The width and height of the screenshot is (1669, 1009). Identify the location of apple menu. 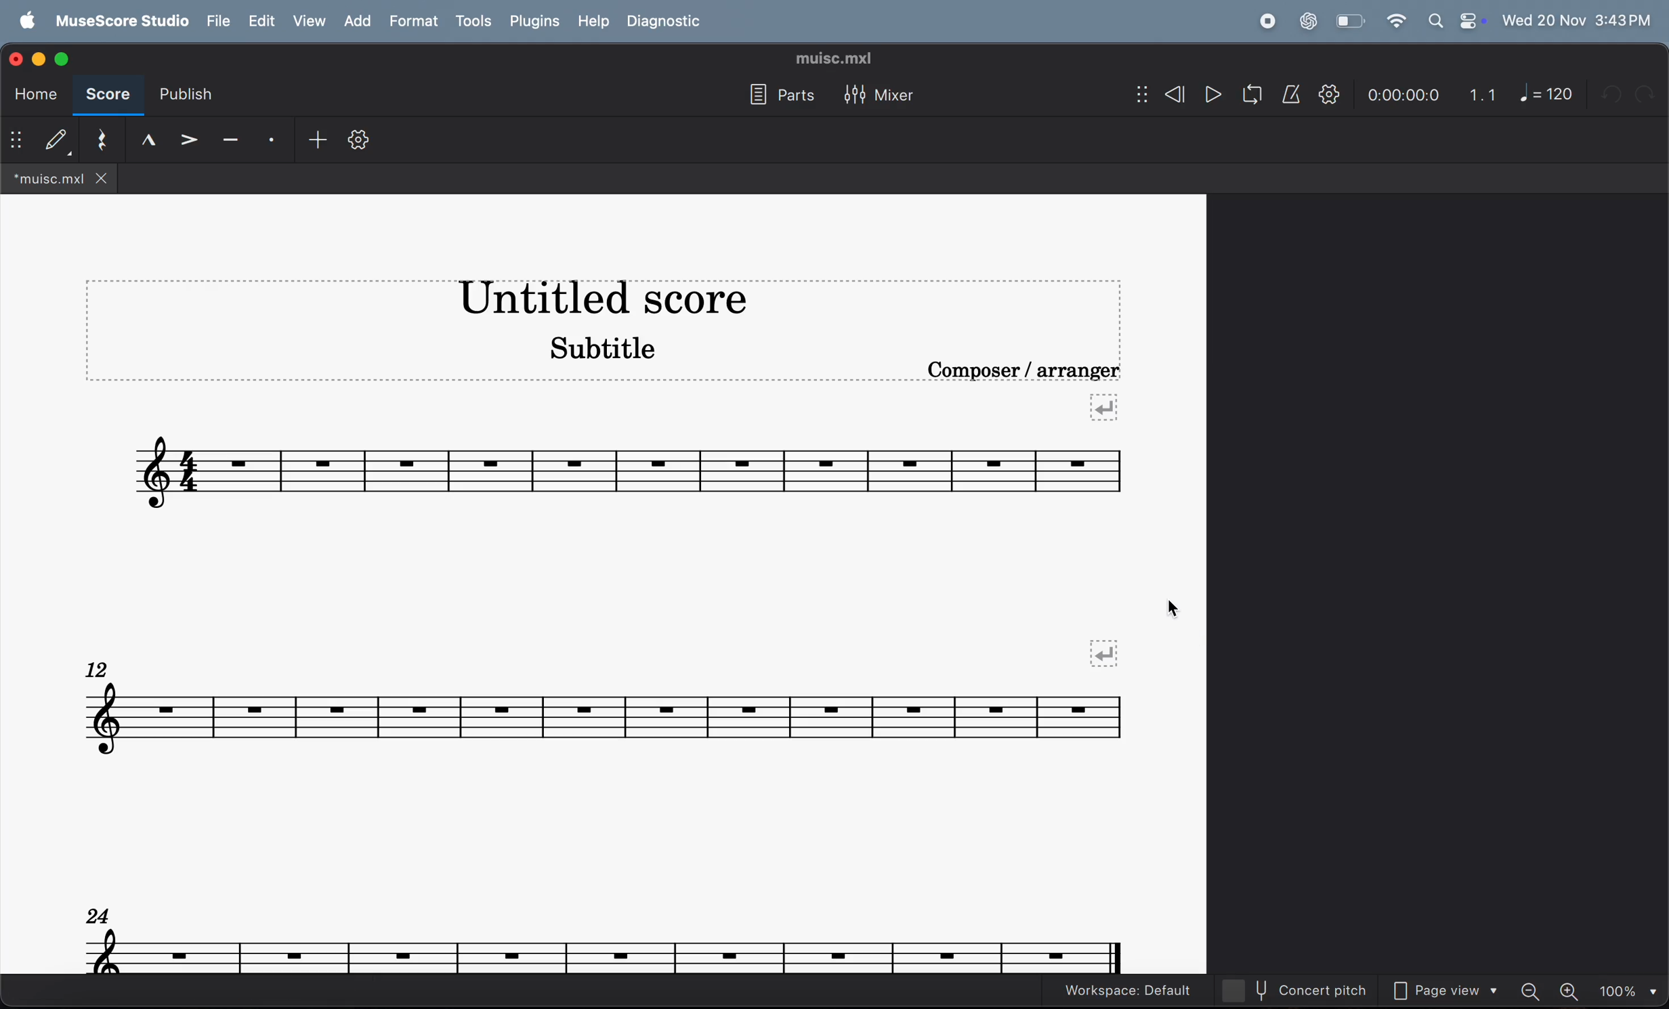
(25, 20).